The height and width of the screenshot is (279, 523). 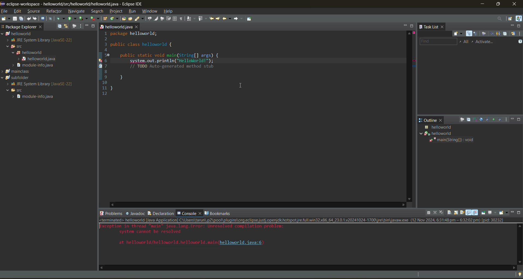 What do you see at coordinates (35, 52) in the screenshot?
I see `helloworld` at bounding box center [35, 52].